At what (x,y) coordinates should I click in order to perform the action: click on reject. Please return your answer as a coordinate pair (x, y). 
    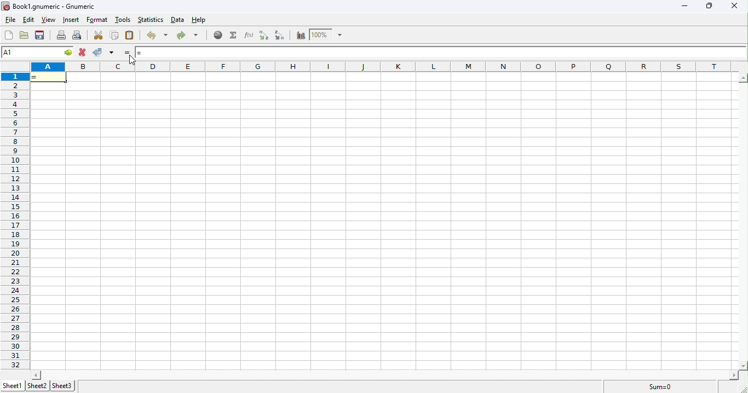
    Looking at the image, I should click on (84, 53).